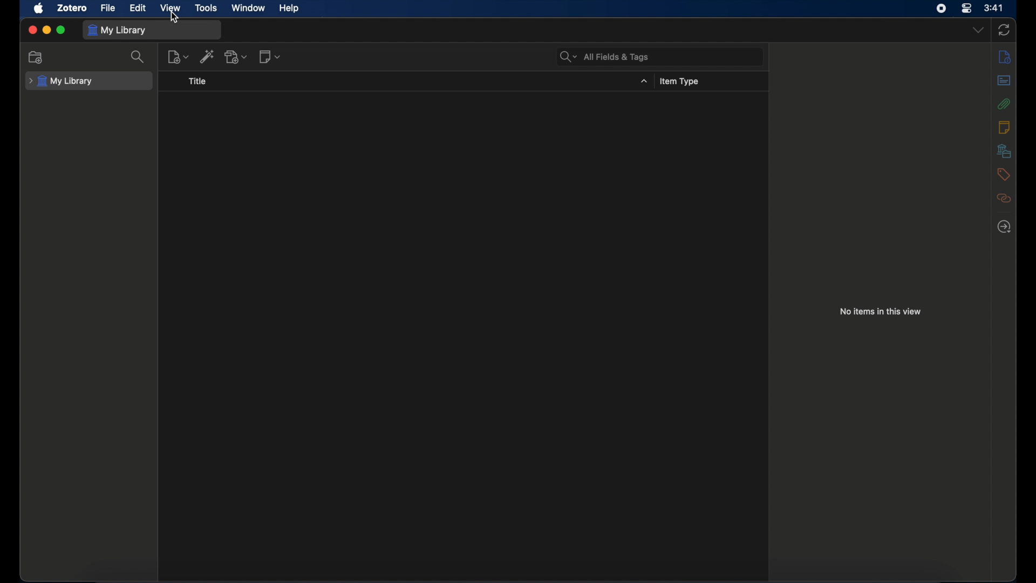 The width and height of the screenshot is (1036, 583). I want to click on window, so click(249, 8).